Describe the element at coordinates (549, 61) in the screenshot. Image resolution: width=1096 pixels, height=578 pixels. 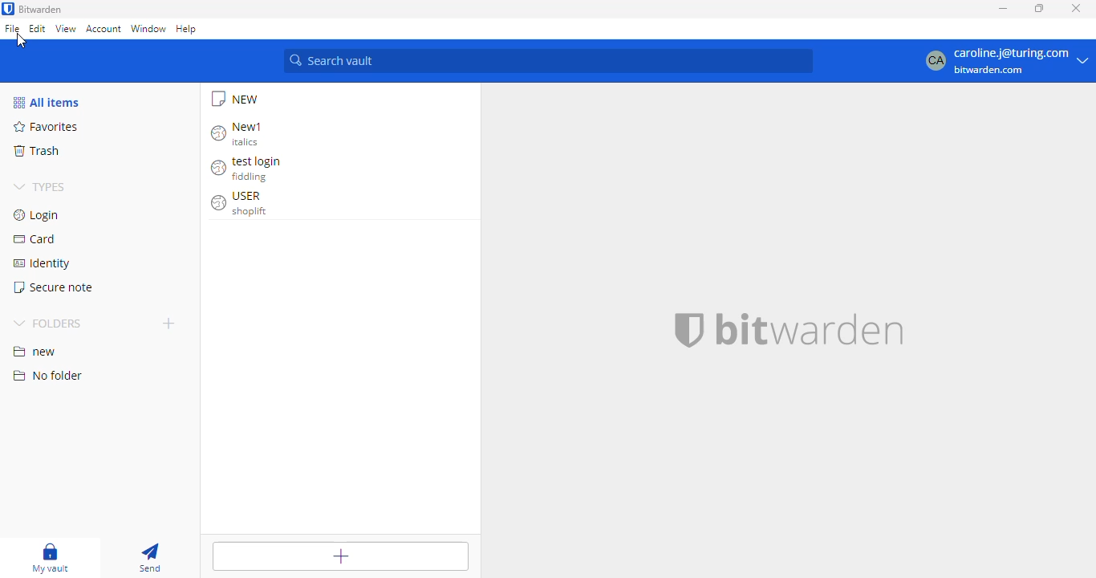
I see `search vault` at that location.